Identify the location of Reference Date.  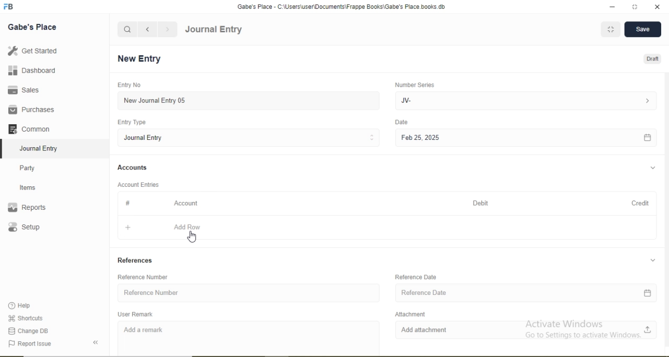
(529, 293).